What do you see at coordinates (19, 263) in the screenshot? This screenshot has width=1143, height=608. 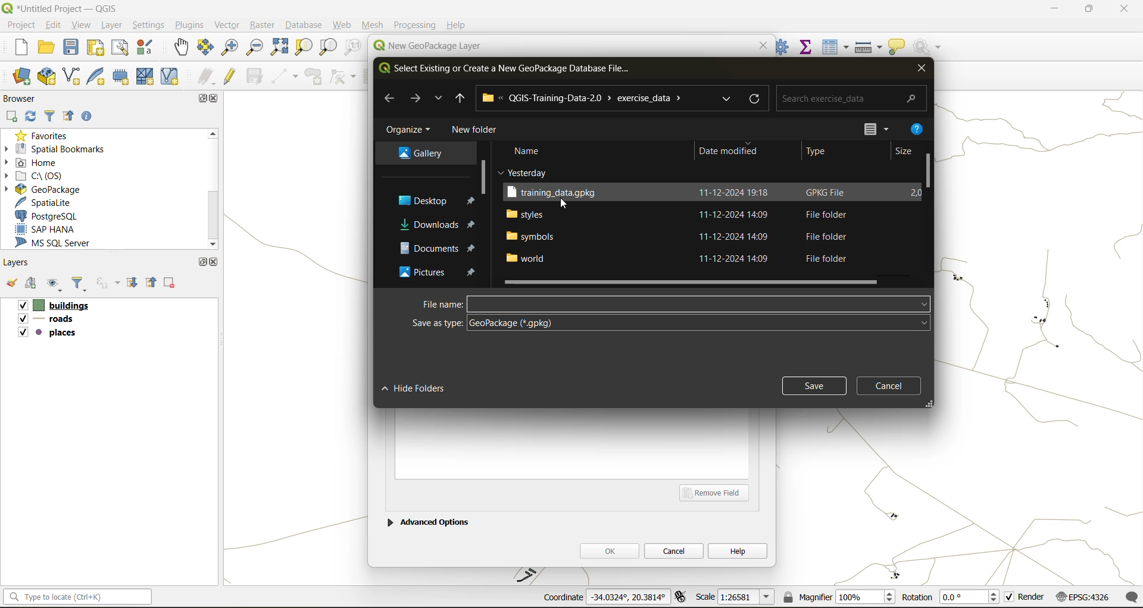 I see `layers` at bounding box center [19, 263].